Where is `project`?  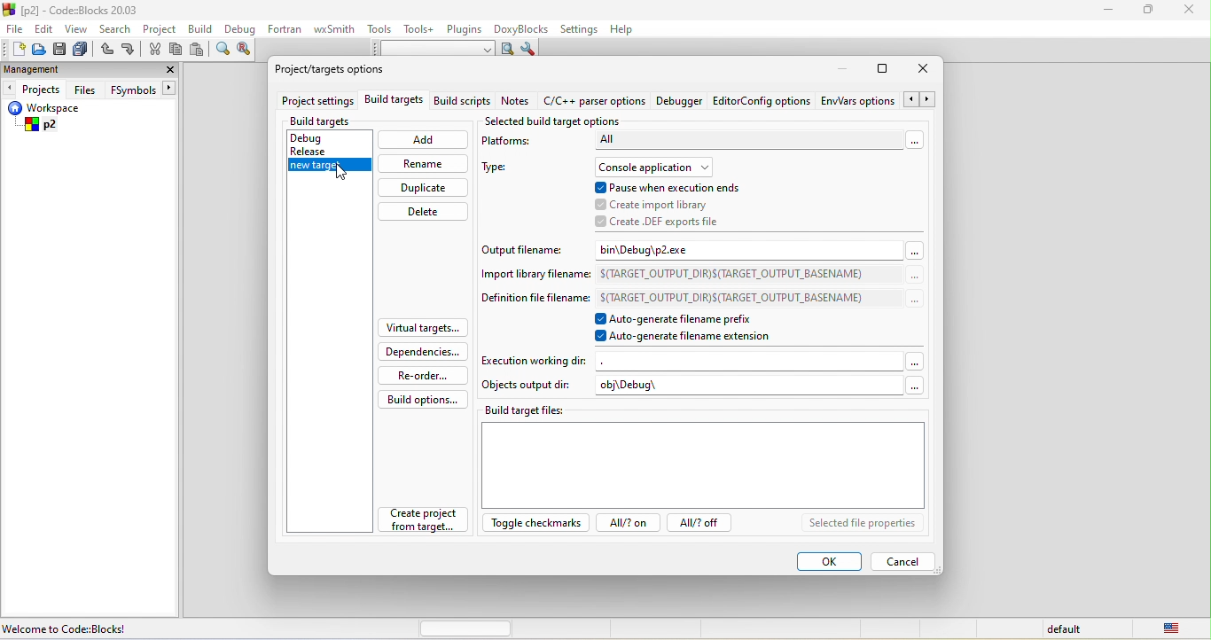 project is located at coordinates (163, 29).